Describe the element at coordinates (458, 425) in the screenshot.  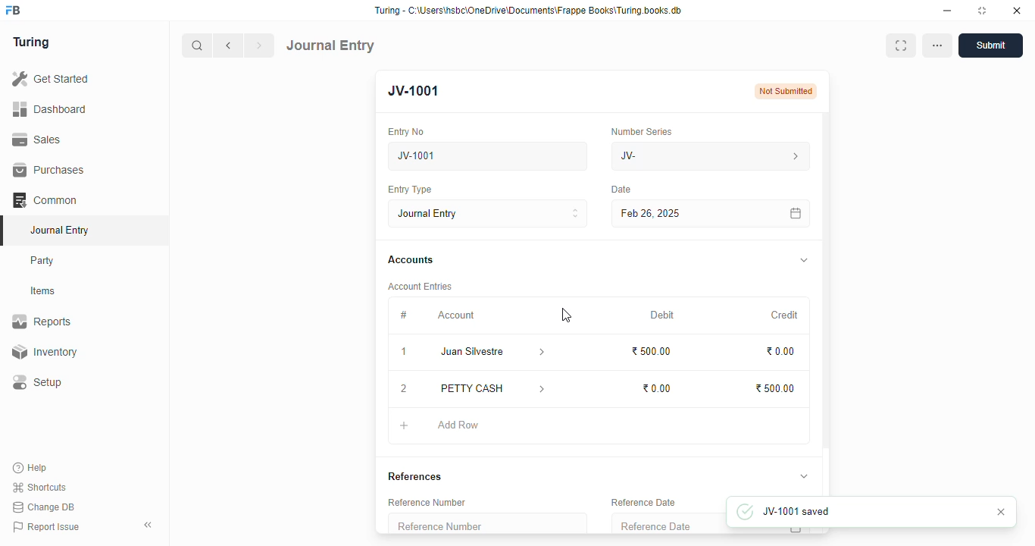
I see `add row` at that location.